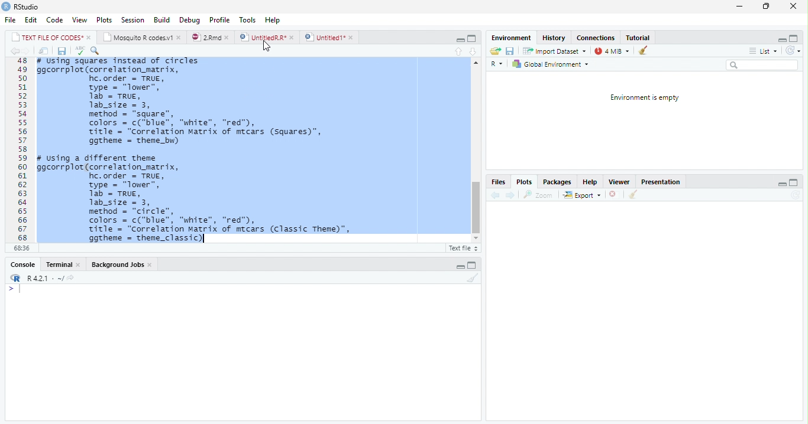 The height and width of the screenshot is (424, 808). I want to click on Mosautto & cosesy, so click(144, 38).